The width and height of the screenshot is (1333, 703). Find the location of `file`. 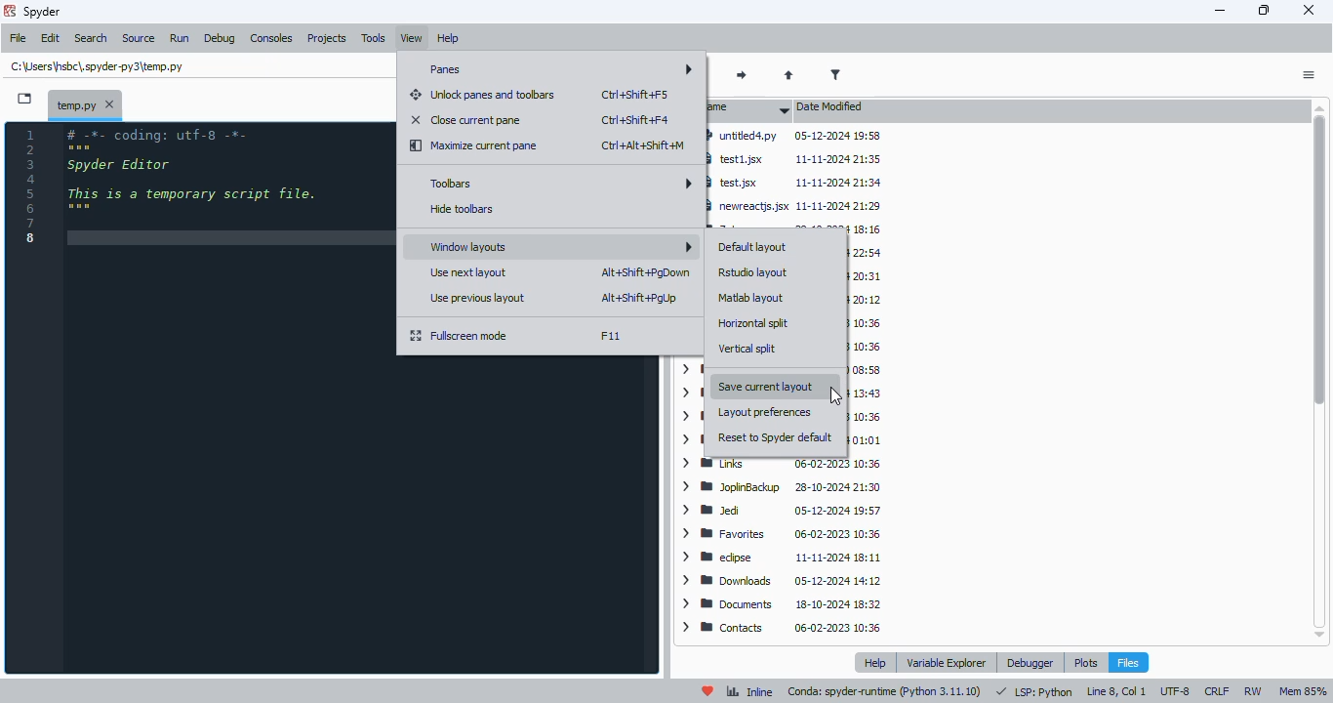

file is located at coordinates (20, 39).